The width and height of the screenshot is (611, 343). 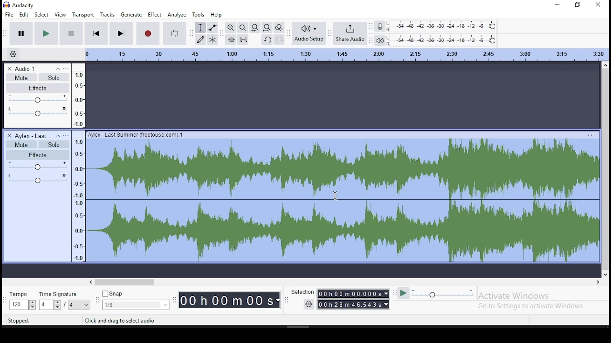 What do you see at coordinates (9, 14) in the screenshot?
I see `file` at bounding box center [9, 14].